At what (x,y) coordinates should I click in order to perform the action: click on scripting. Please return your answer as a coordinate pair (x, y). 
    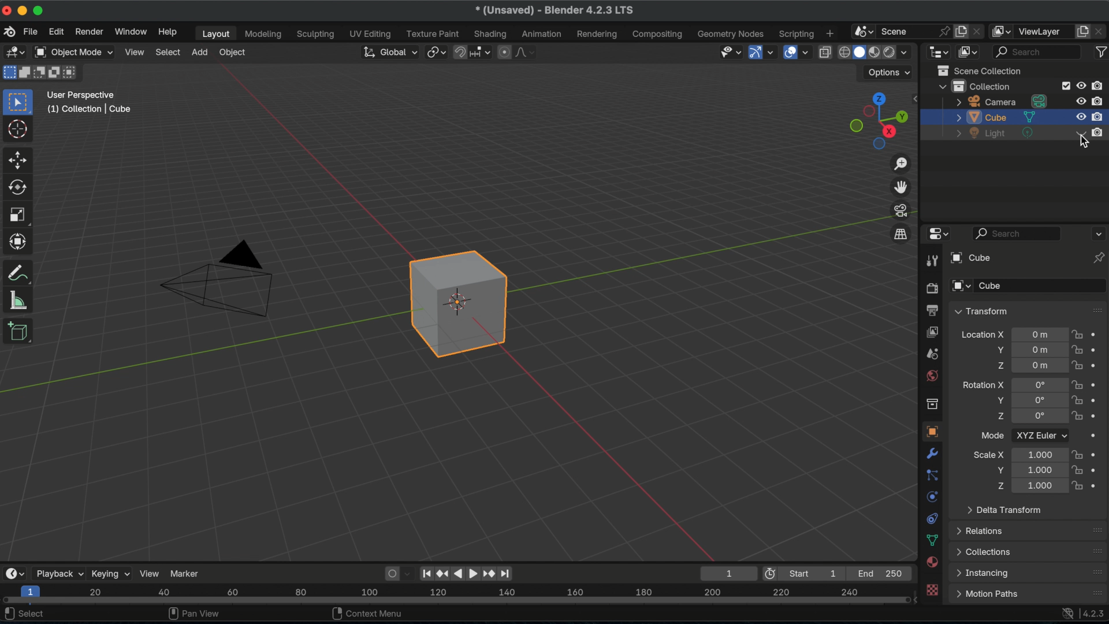
    Looking at the image, I should click on (795, 34).